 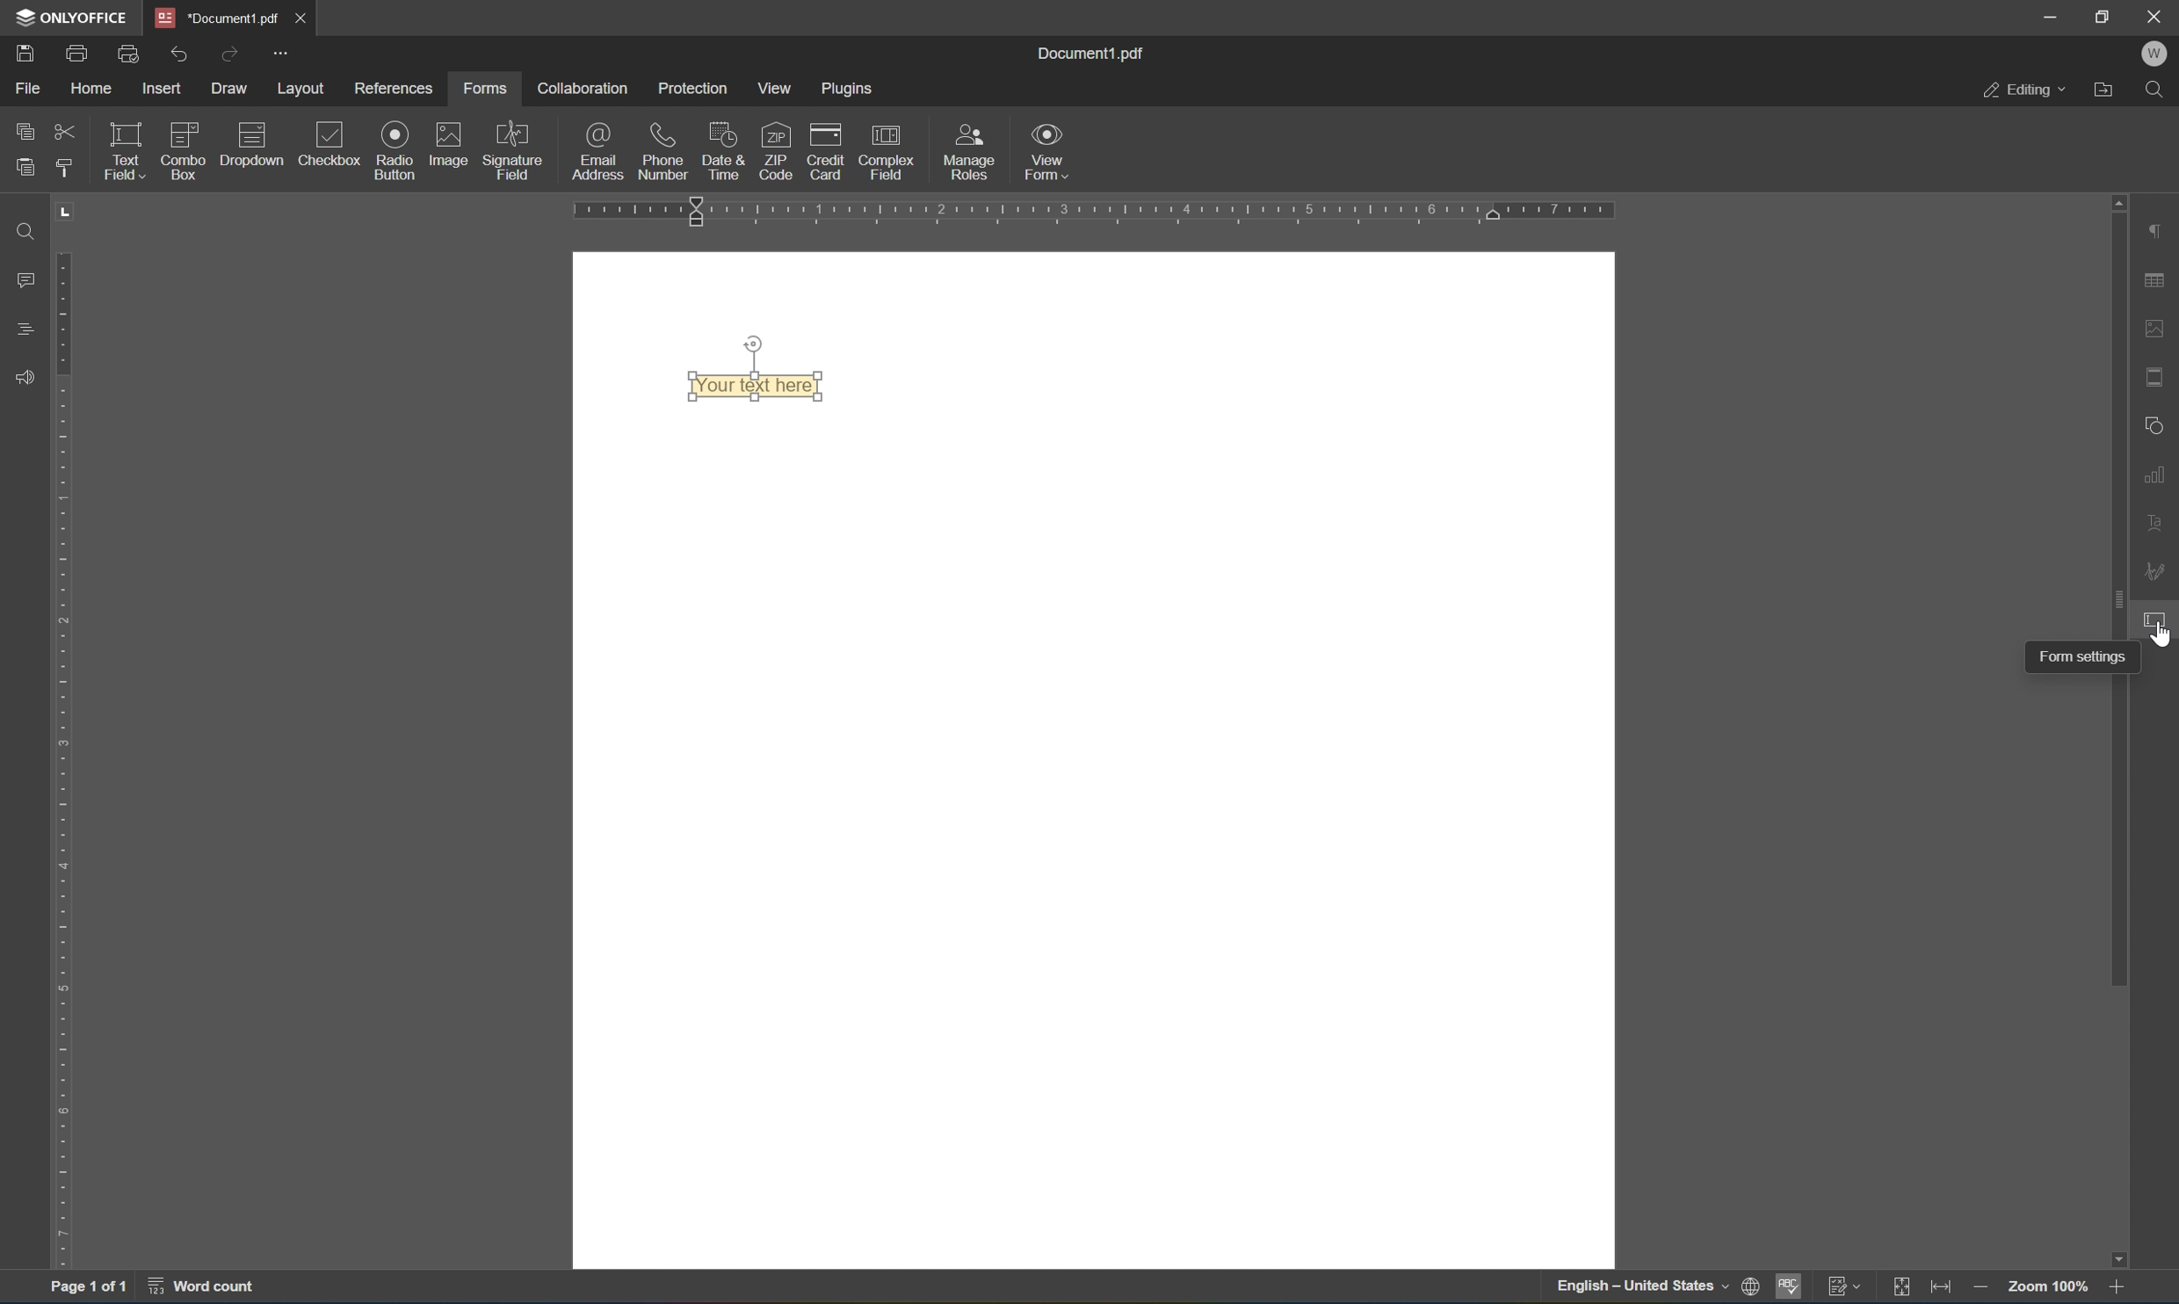 What do you see at coordinates (394, 89) in the screenshot?
I see `references` at bounding box center [394, 89].